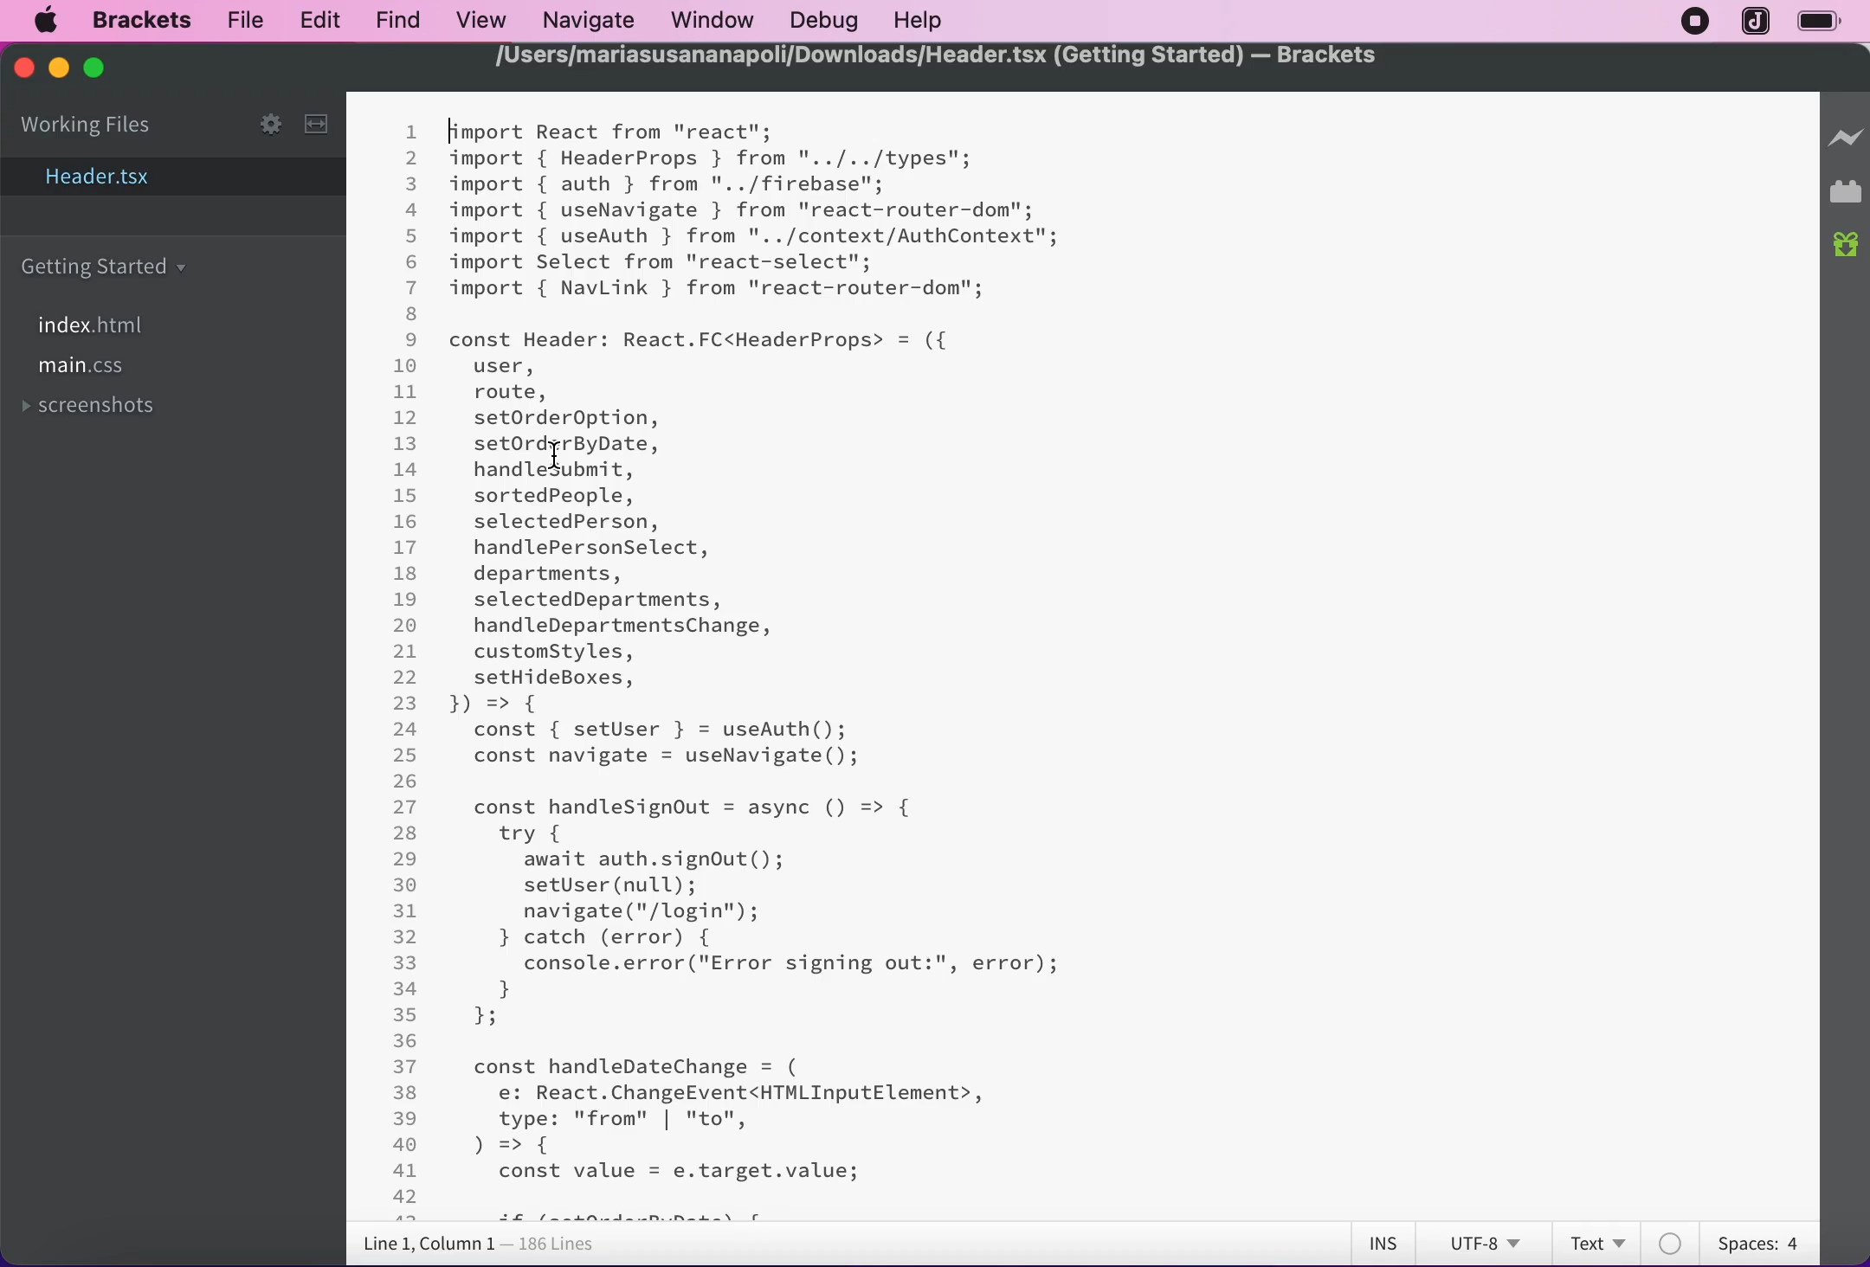 The width and height of the screenshot is (1870, 1267). What do you see at coordinates (56, 67) in the screenshot?
I see `minimize` at bounding box center [56, 67].